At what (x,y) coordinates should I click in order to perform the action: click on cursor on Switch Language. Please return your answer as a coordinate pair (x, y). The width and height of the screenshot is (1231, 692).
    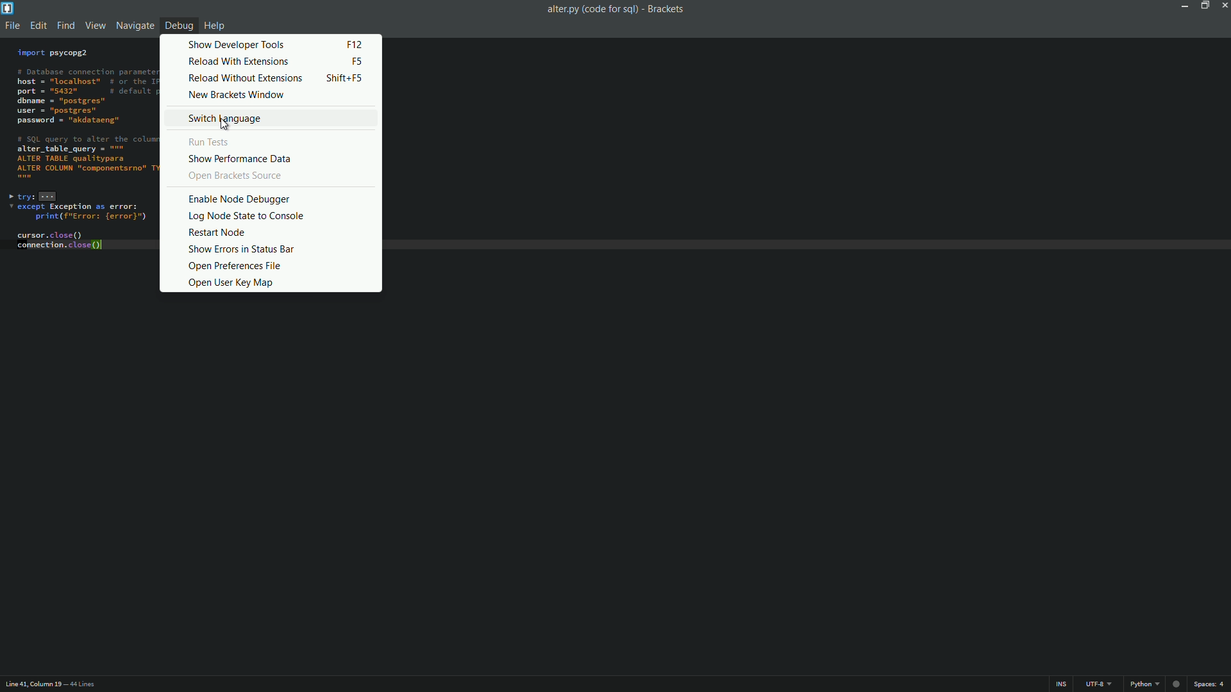
    Looking at the image, I should click on (226, 124).